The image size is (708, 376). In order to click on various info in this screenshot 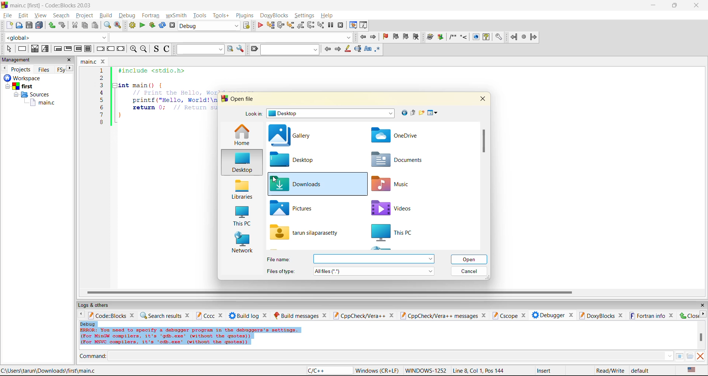, I will do `click(364, 25)`.